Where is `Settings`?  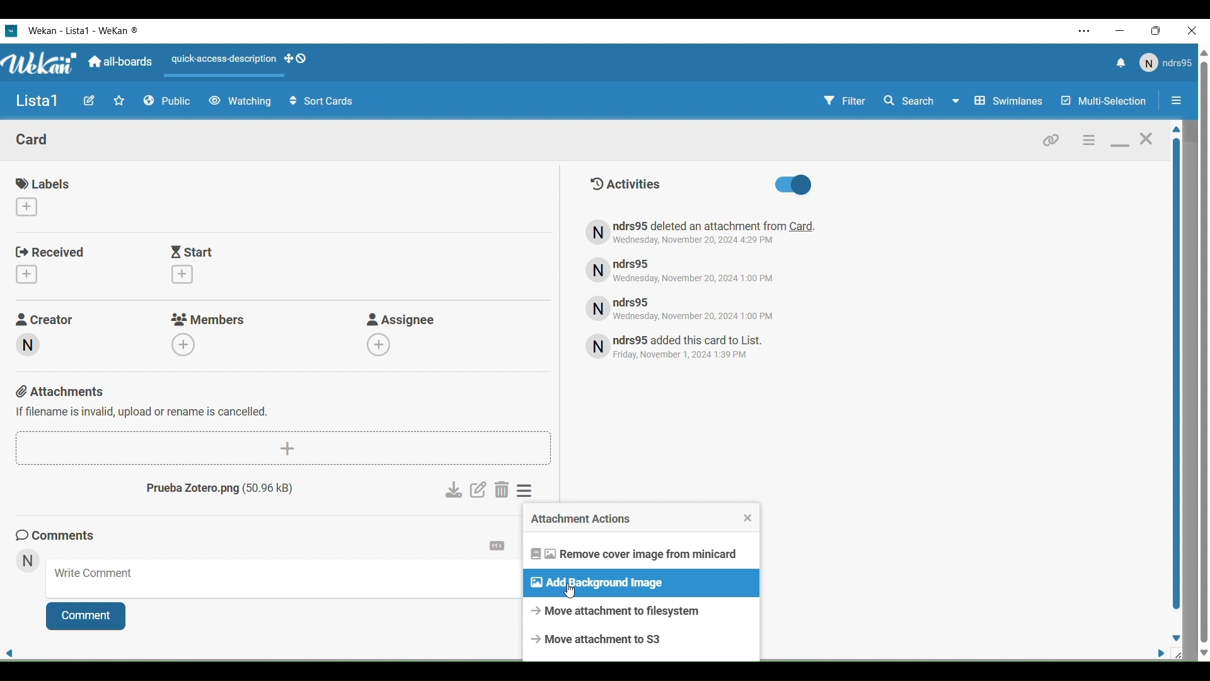
Settings is located at coordinates (527, 491).